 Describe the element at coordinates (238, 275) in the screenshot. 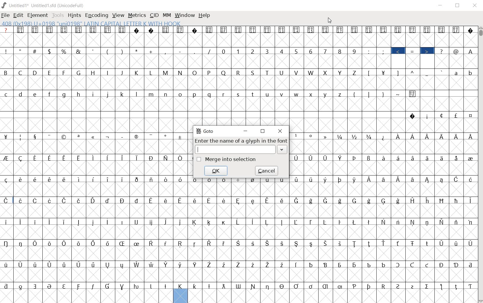

I see `empty glyph slots` at that location.